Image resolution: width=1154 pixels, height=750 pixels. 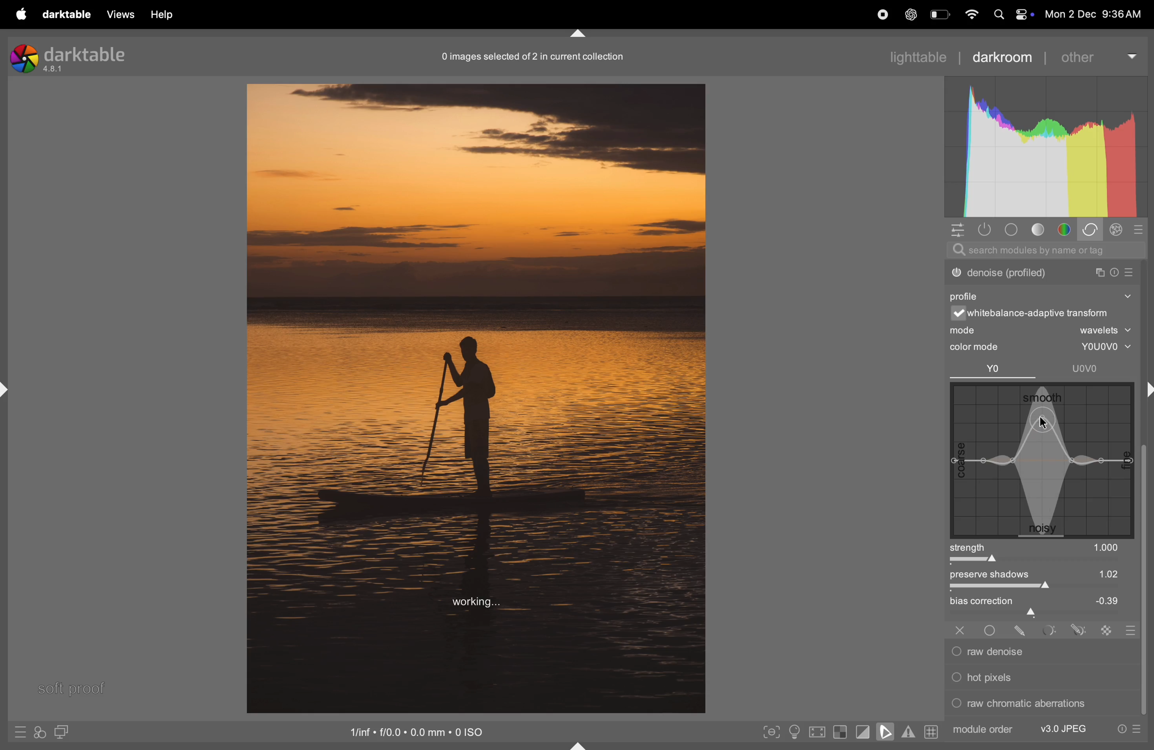 I want to click on darktable, so click(x=65, y=15).